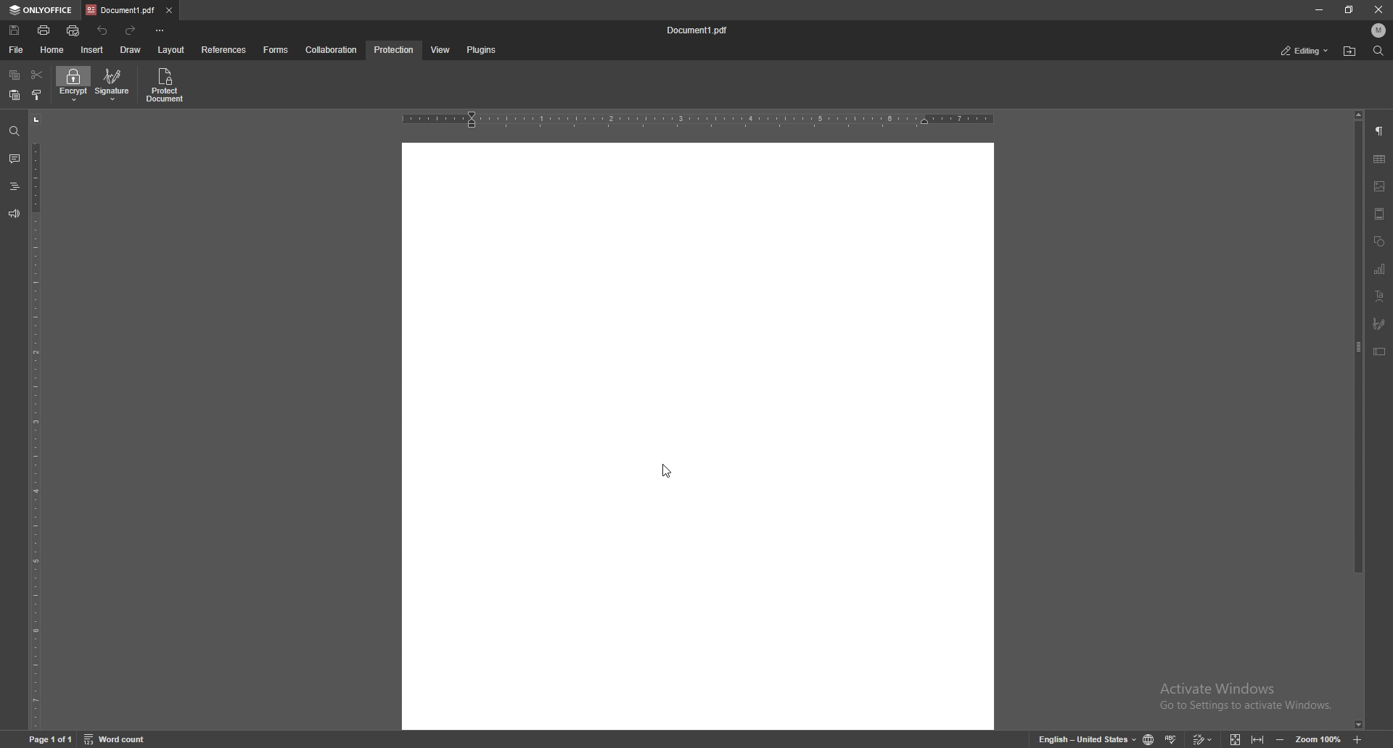  What do you see at coordinates (118, 739) in the screenshot?
I see `word count` at bounding box center [118, 739].